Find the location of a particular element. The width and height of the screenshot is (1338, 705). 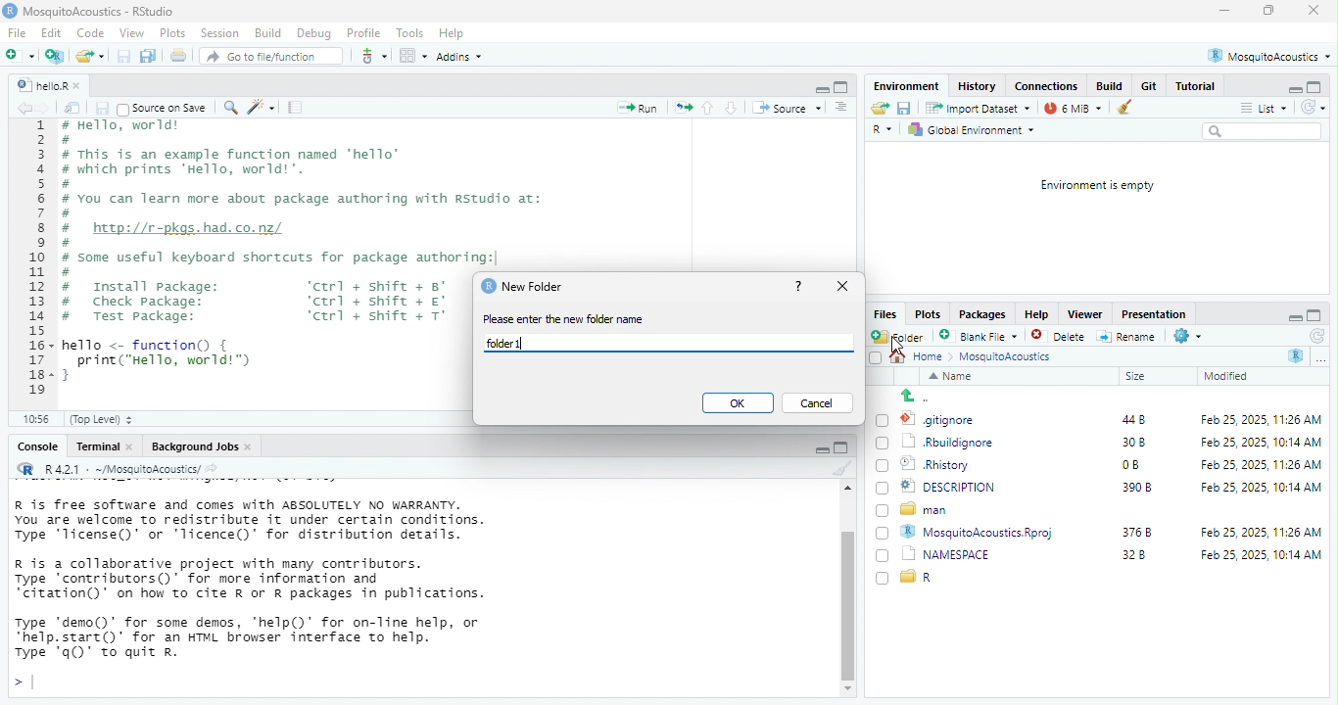

checkbox is located at coordinates (882, 468).